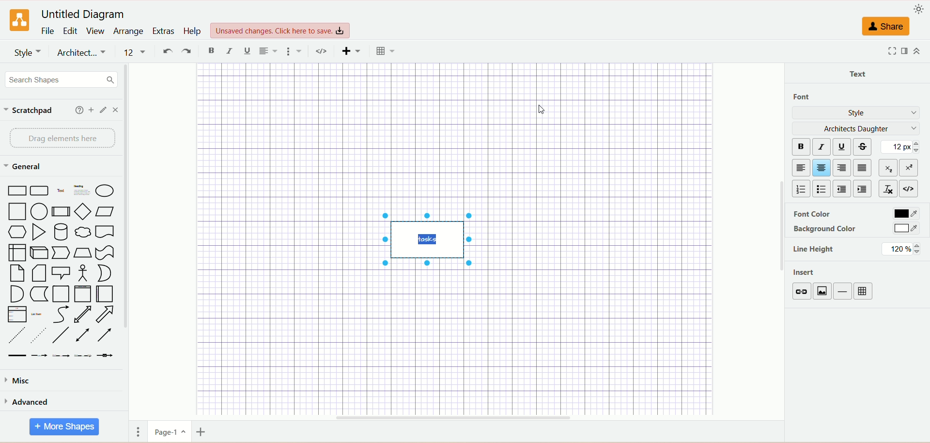  I want to click on architects daughter, so click(855, 128).